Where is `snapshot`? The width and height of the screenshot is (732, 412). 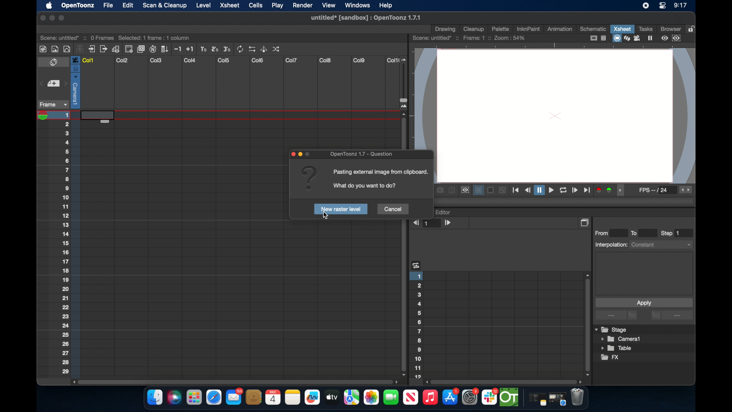
snapshot is located at coordinates (440, 190).